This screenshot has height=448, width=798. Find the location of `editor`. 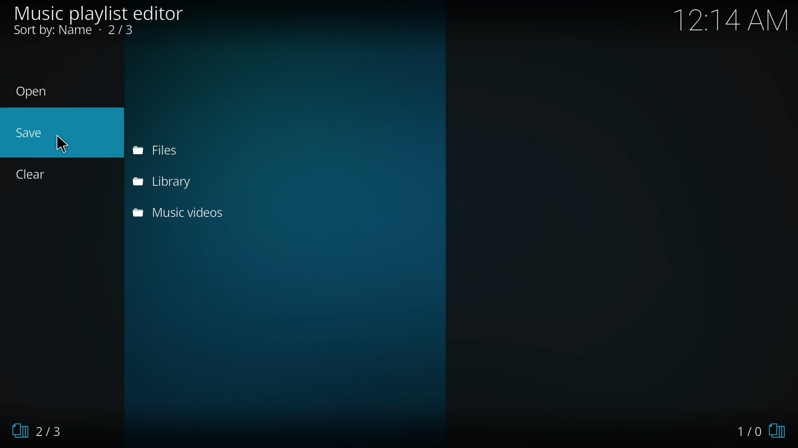

editor is located at coordinates (98, 13).